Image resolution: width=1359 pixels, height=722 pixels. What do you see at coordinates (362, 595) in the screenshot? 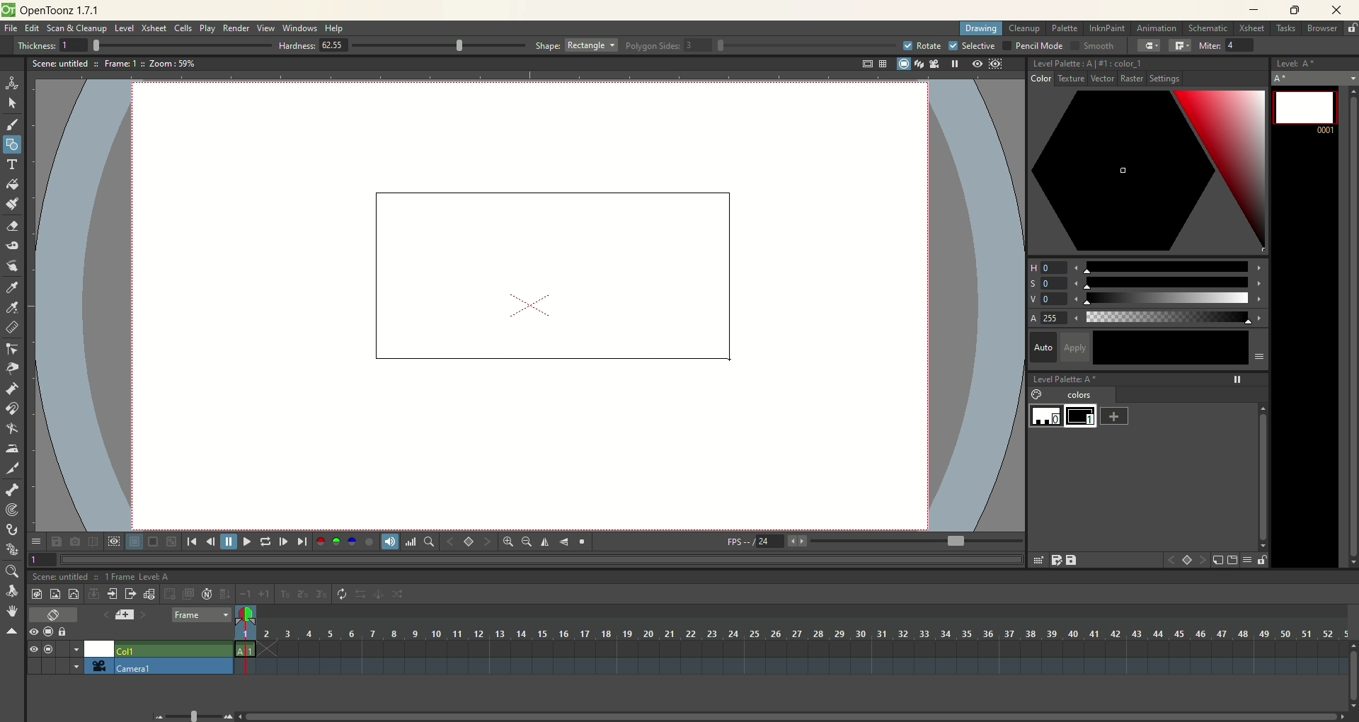
I see `reverse` at bounding box center [362, 595].